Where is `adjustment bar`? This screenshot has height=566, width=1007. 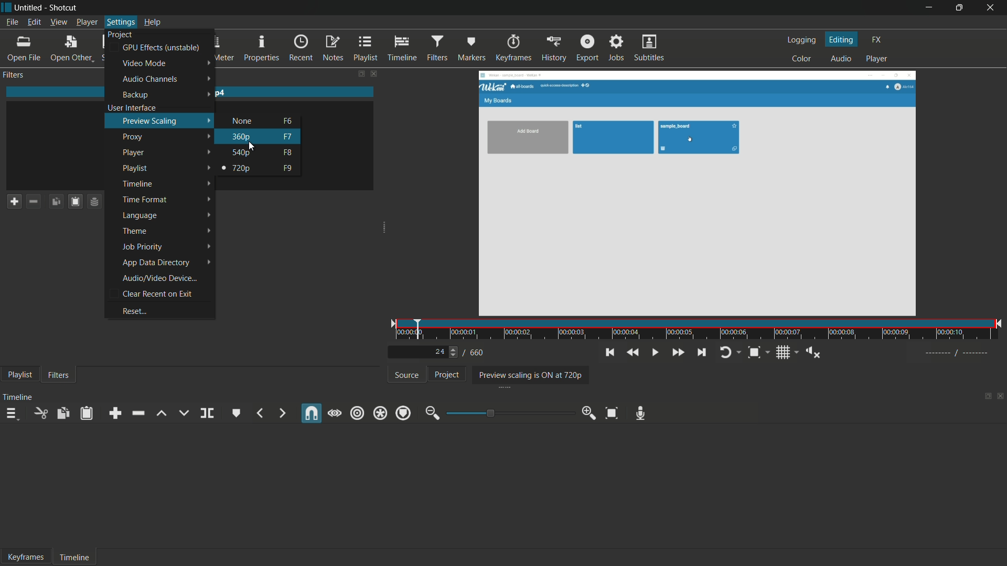
adjustment bar is located at coordinates (509, 413).